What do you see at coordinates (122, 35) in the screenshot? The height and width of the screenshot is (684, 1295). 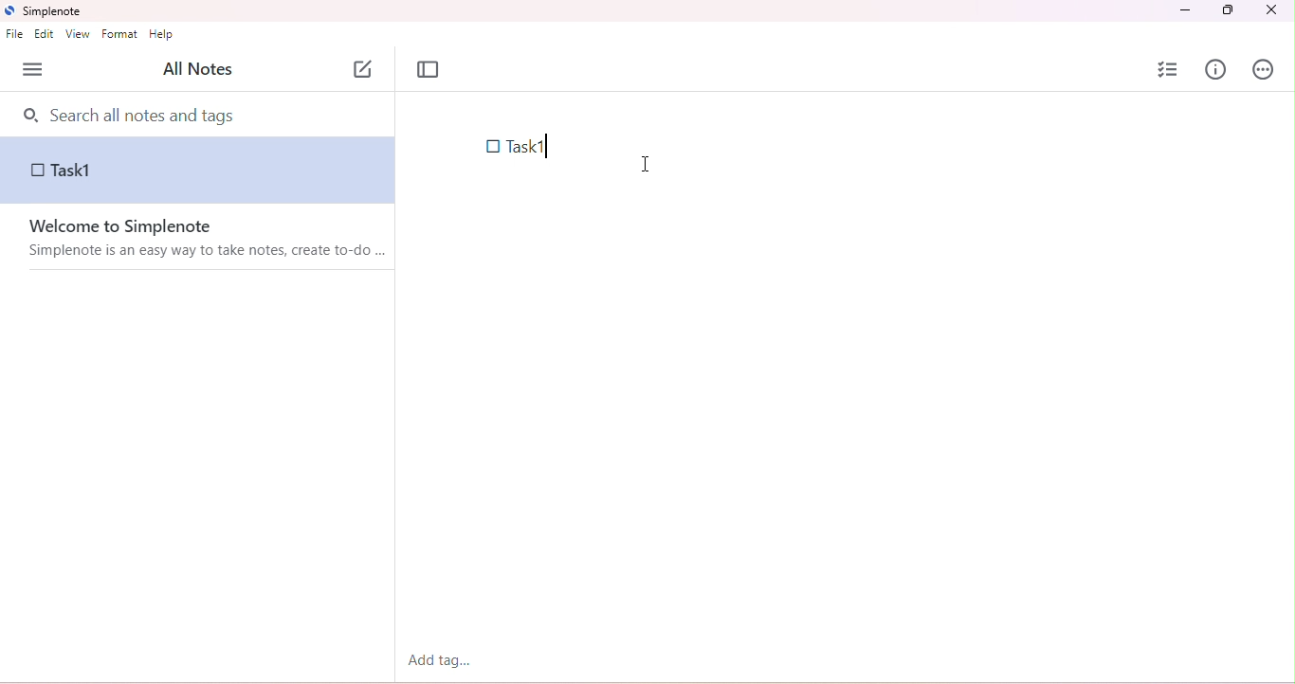 I see `format` at bounding box center [122, 35].